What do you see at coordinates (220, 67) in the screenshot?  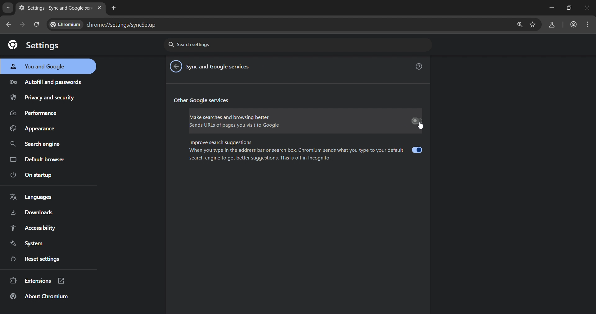 I see `Sync and Google services` at bounding box center [220, 67].